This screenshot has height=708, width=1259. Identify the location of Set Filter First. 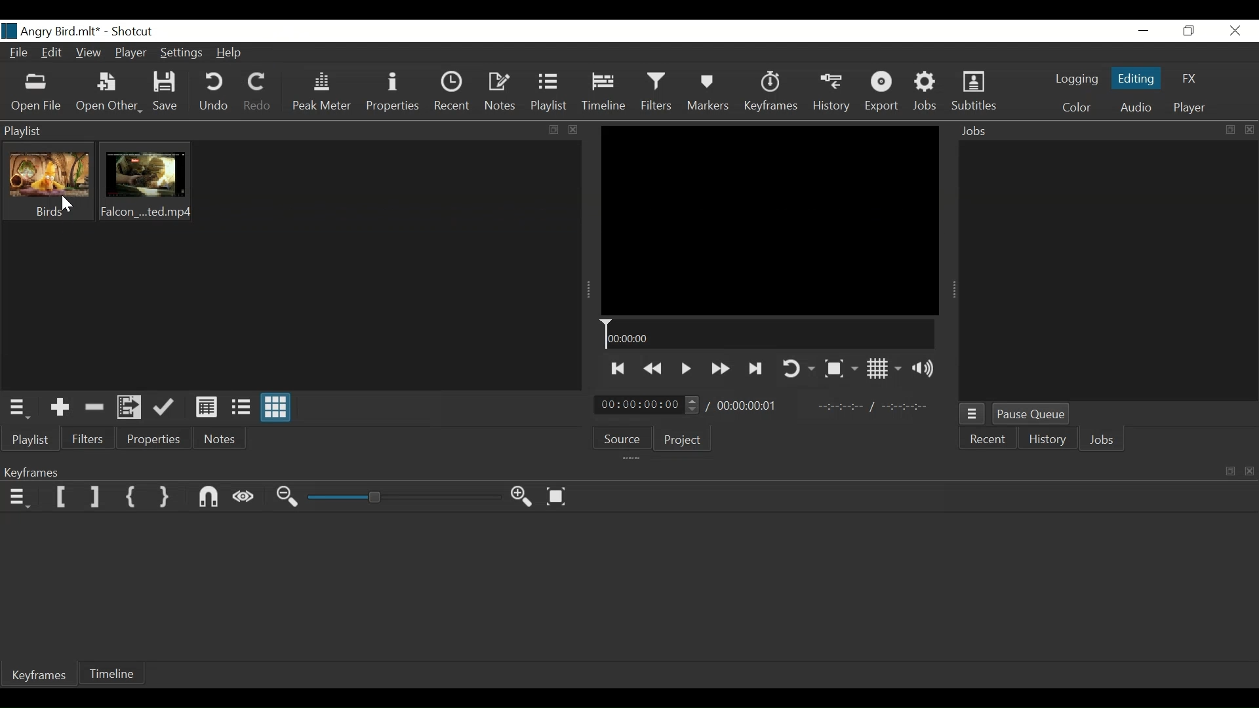
(60, 498).